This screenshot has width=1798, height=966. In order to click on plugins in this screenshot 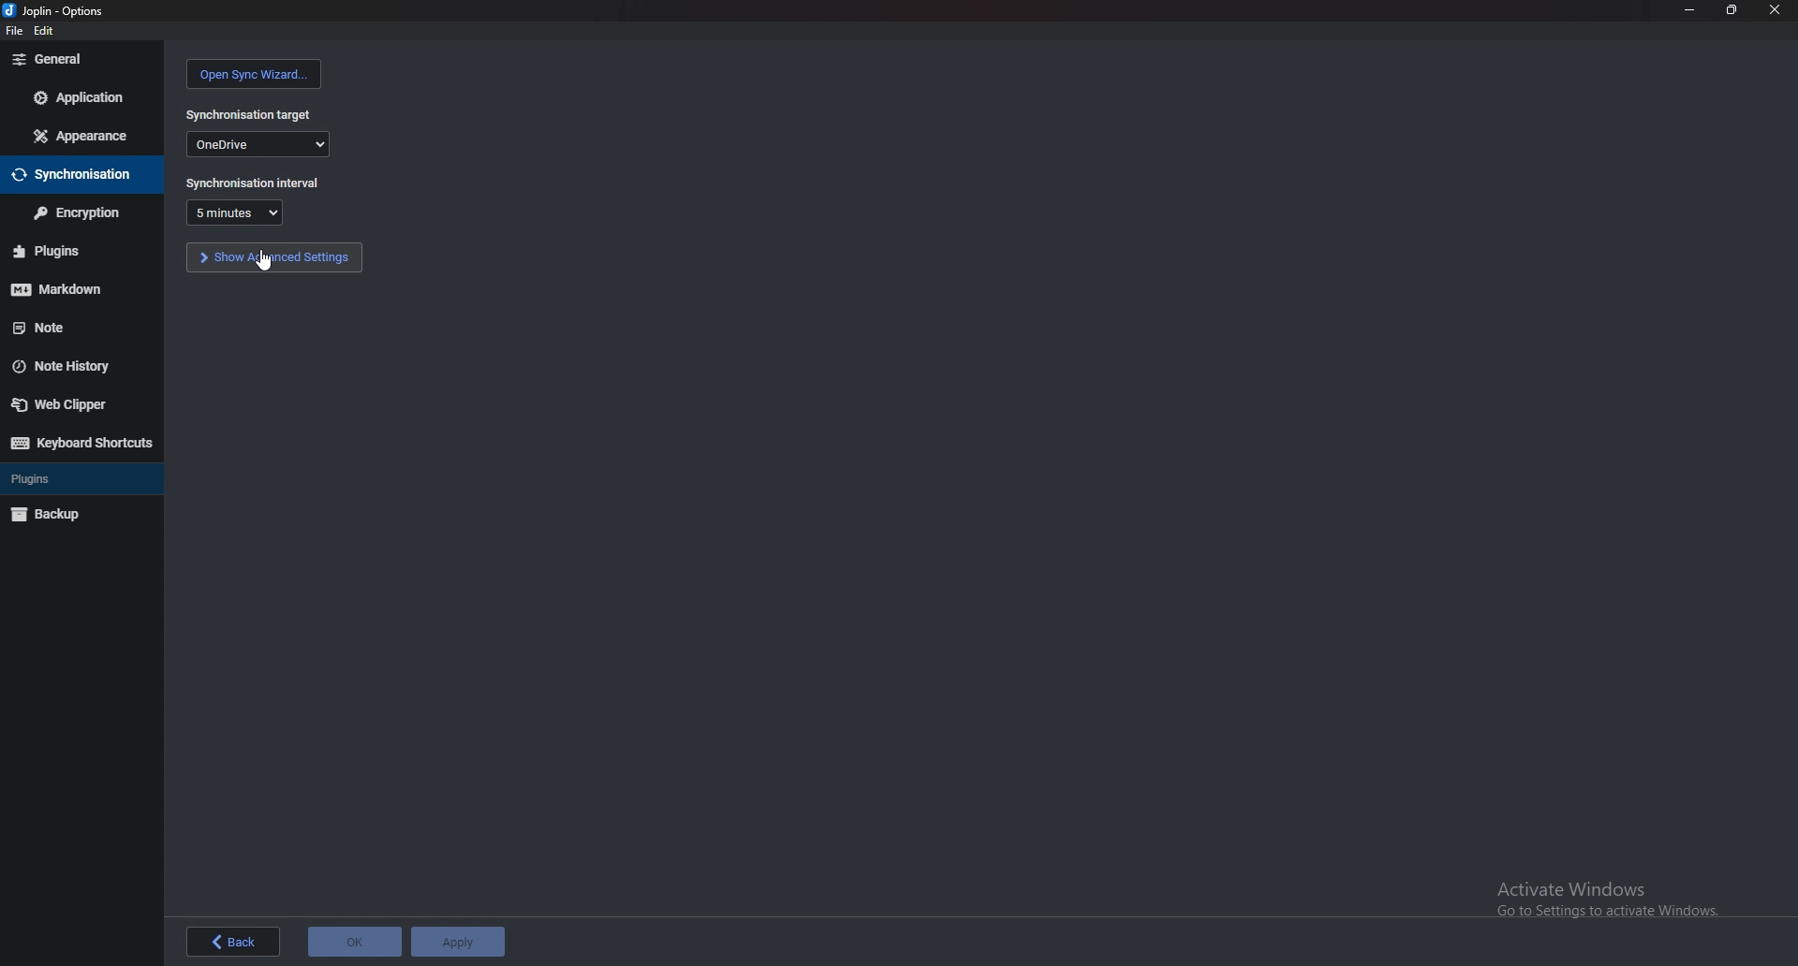, I will do `click(71, 254)`.